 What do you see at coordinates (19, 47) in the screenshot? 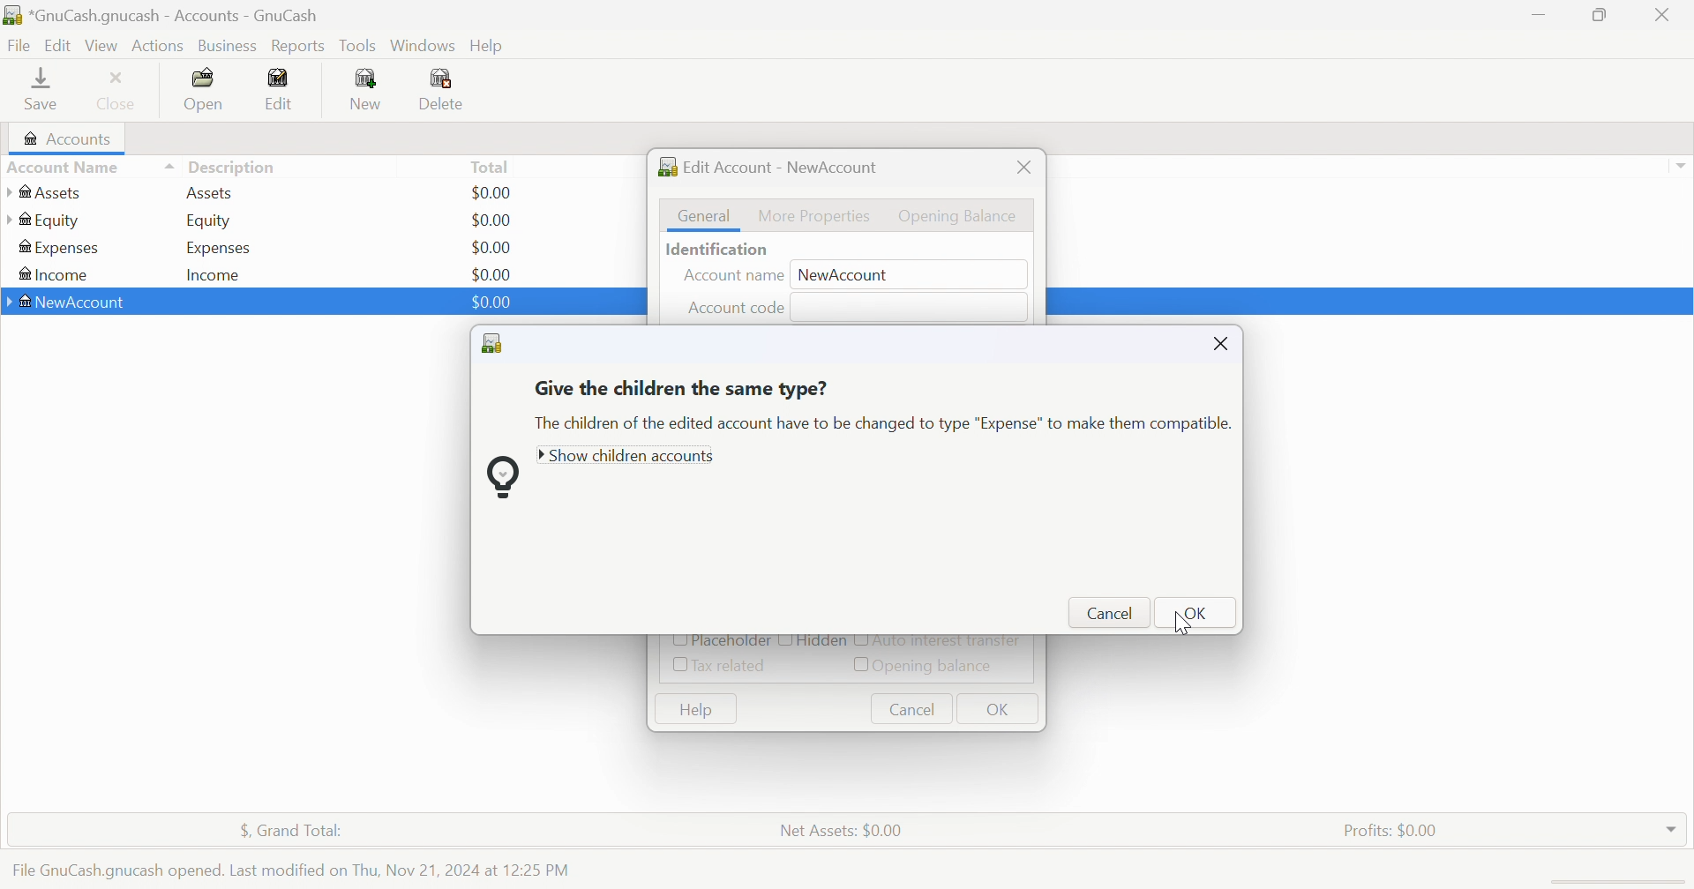
I see `File` at bounding box center [19, 47].